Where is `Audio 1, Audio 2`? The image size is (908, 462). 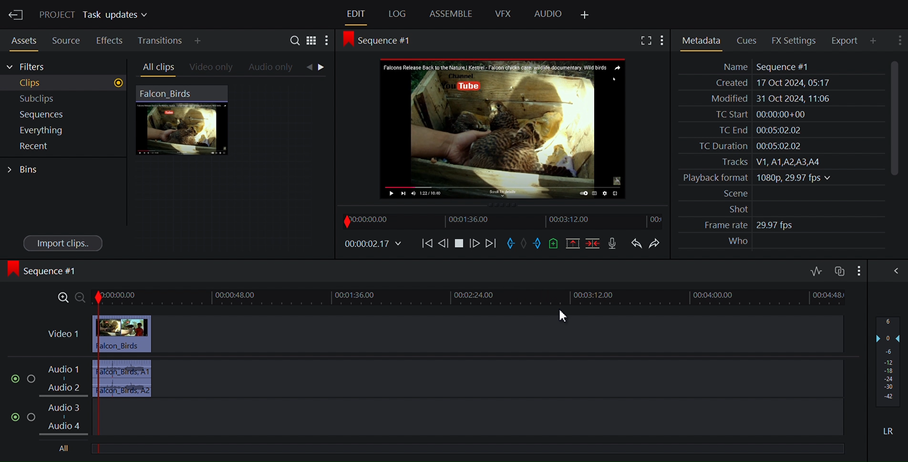 Audio 1, Audio 2 is located at coordinates (441, 378).